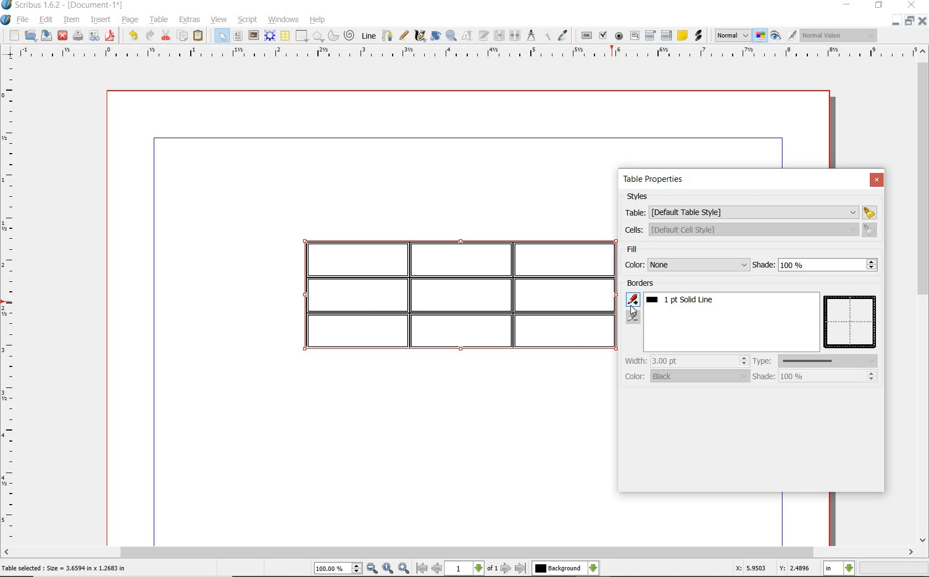 This screenshot has height=577, width=929. Describe the element at coordinates (771, 569) in the screenshot. I see `X: 5.9503 Y: 2.4896` at that location.